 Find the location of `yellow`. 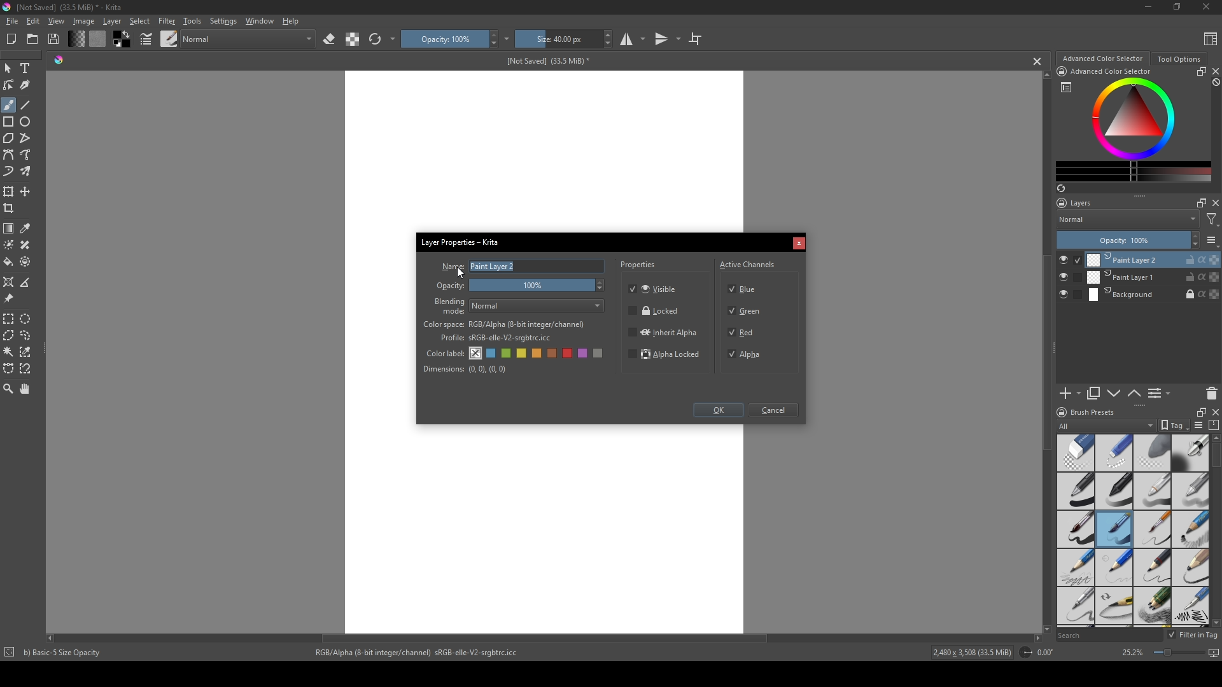

yellow is located at coordinates (538, 354).